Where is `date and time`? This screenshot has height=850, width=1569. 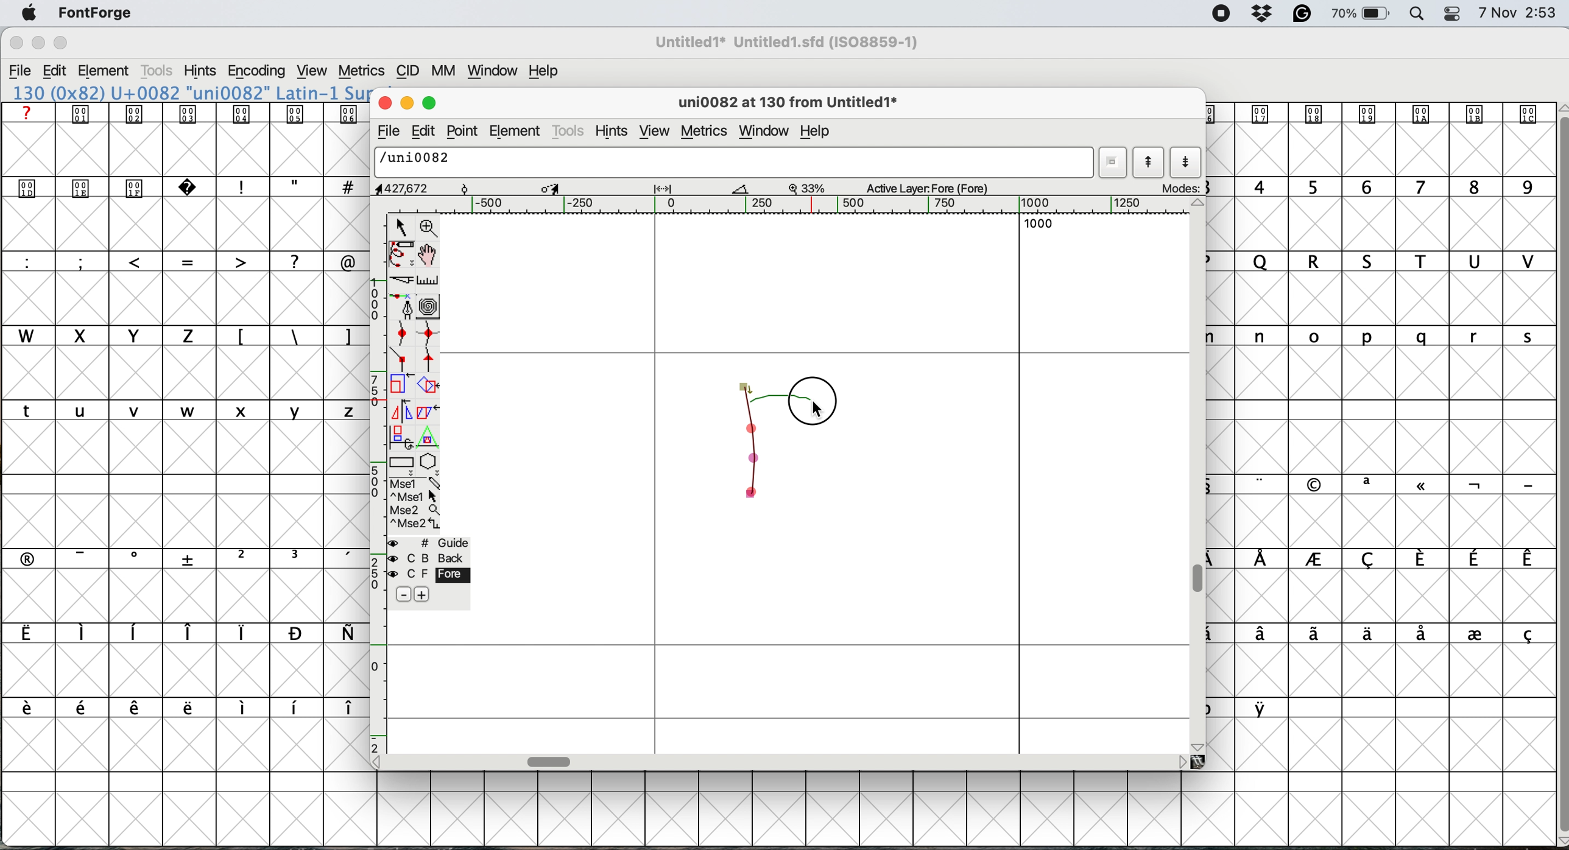 date and time is located at coordinates (1518, 13).